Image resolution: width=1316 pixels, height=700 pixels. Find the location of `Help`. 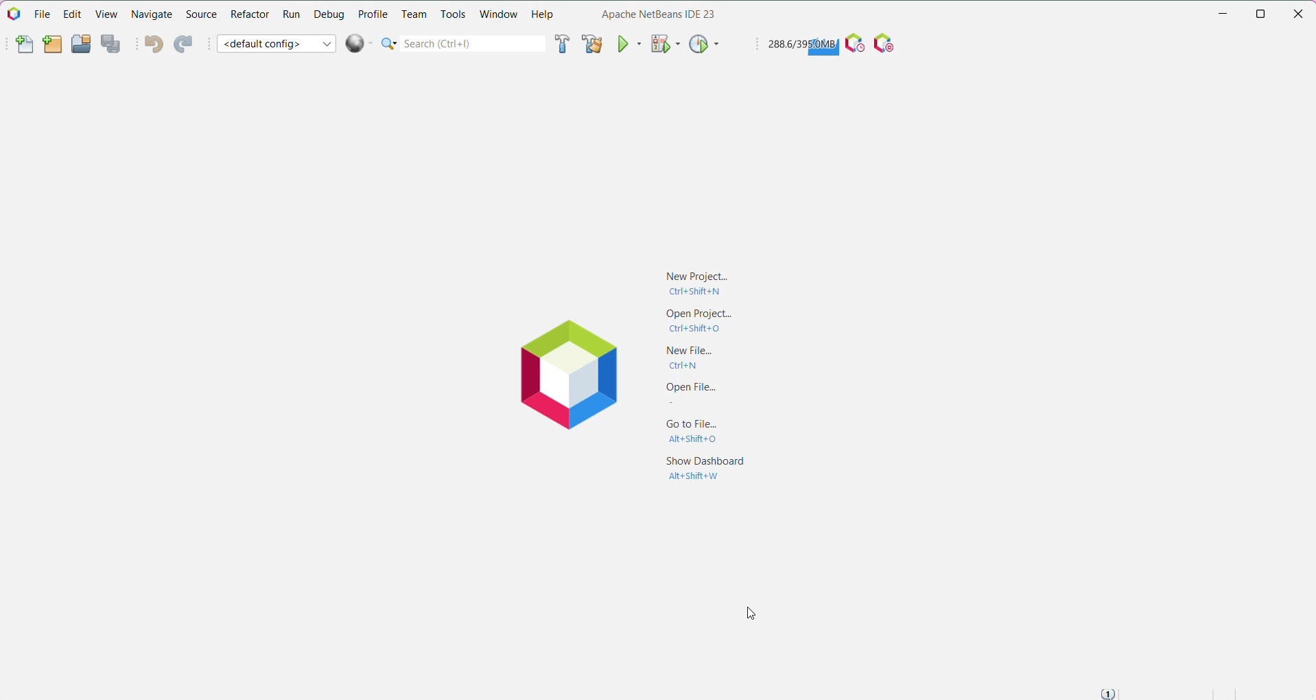

Help is located at coordinates (543, 15).